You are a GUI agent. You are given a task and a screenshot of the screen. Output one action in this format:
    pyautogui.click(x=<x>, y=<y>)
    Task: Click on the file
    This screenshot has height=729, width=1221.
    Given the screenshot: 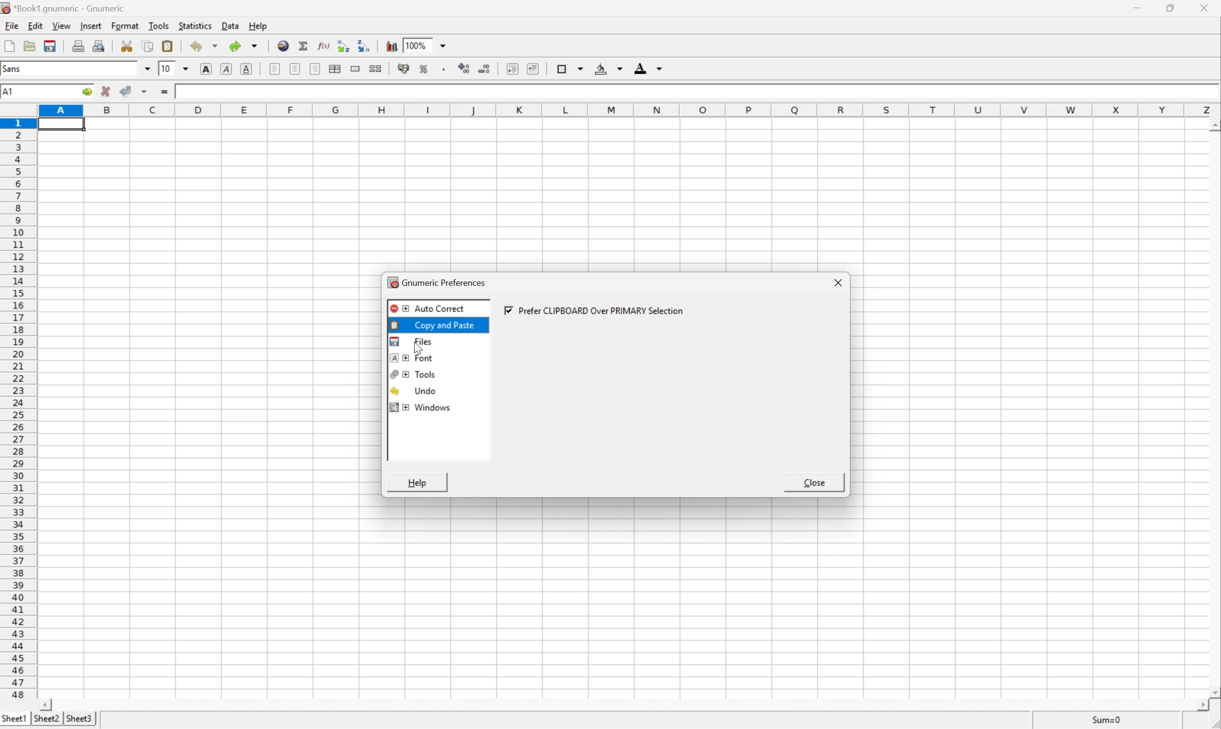 What is the action you would take?
    pyautogui.click(x=11, y=25)
    